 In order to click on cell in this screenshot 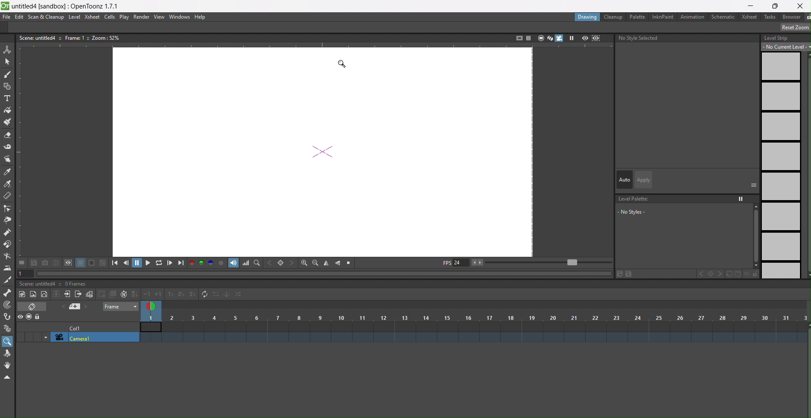, I will do `click(78, 329)`.